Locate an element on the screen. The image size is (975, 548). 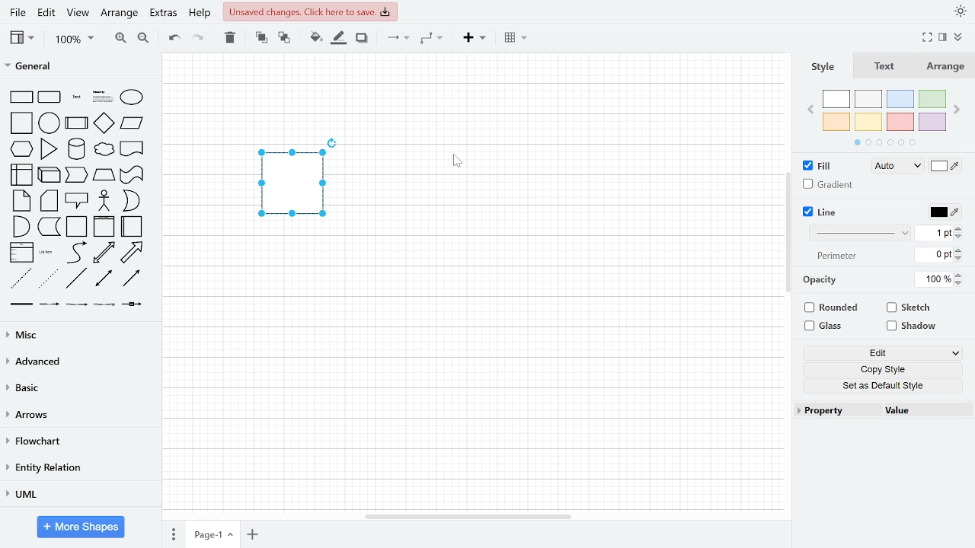
text is located at coordinates (76, 97).